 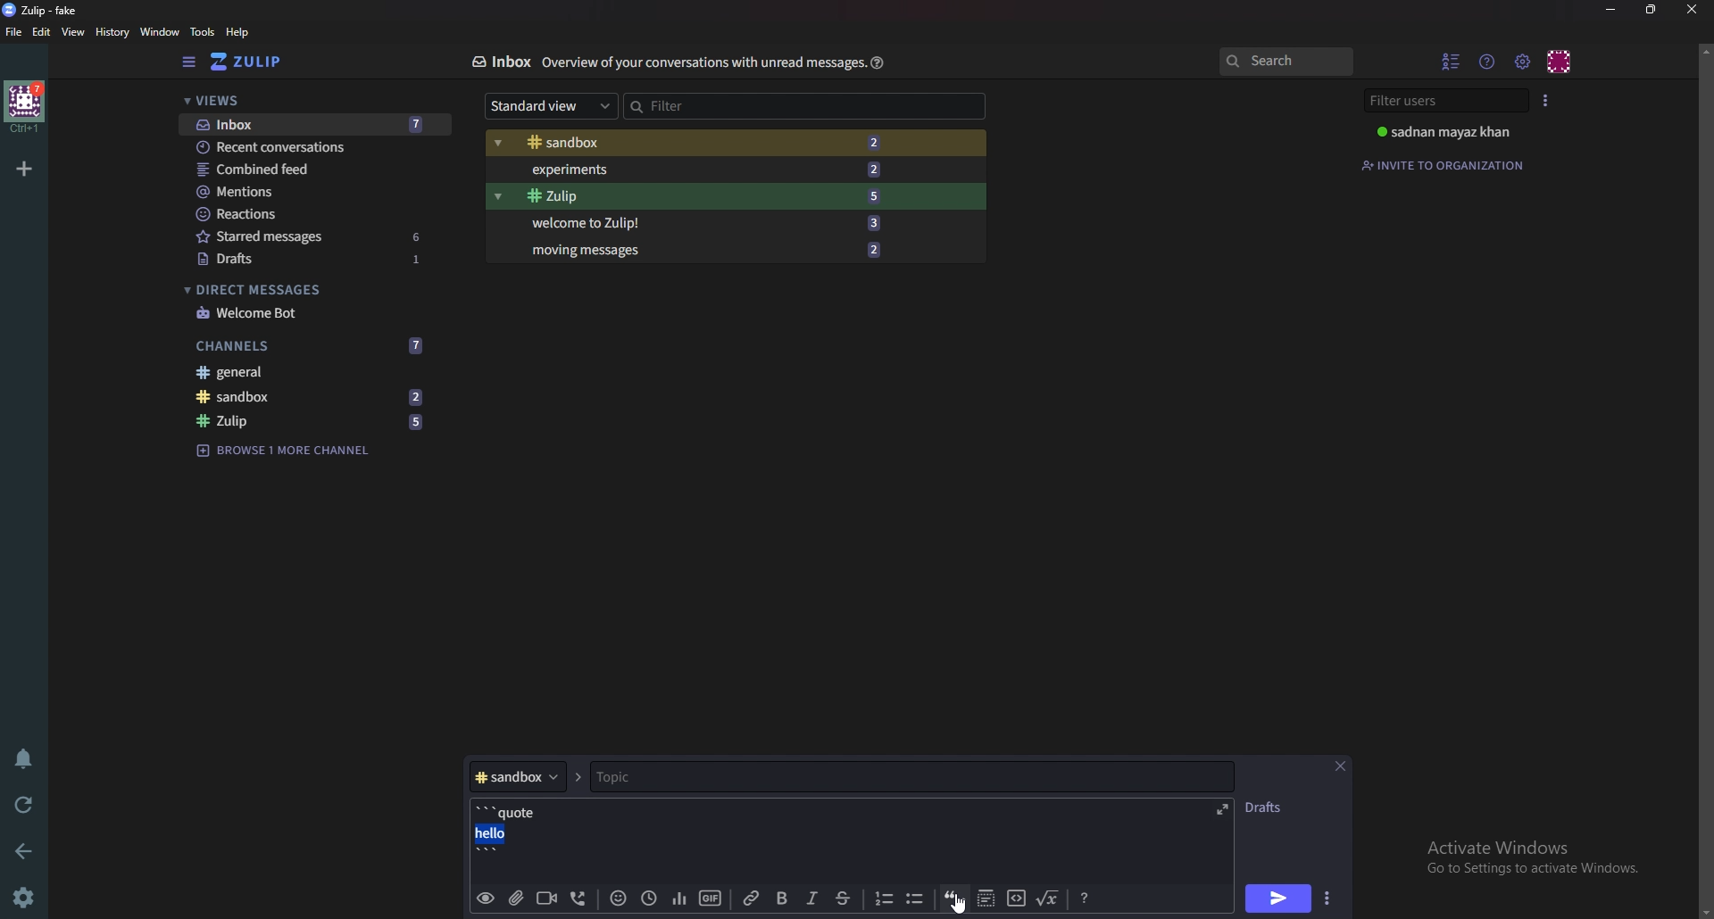 I want to click on 6, so click(x=420, y=235).